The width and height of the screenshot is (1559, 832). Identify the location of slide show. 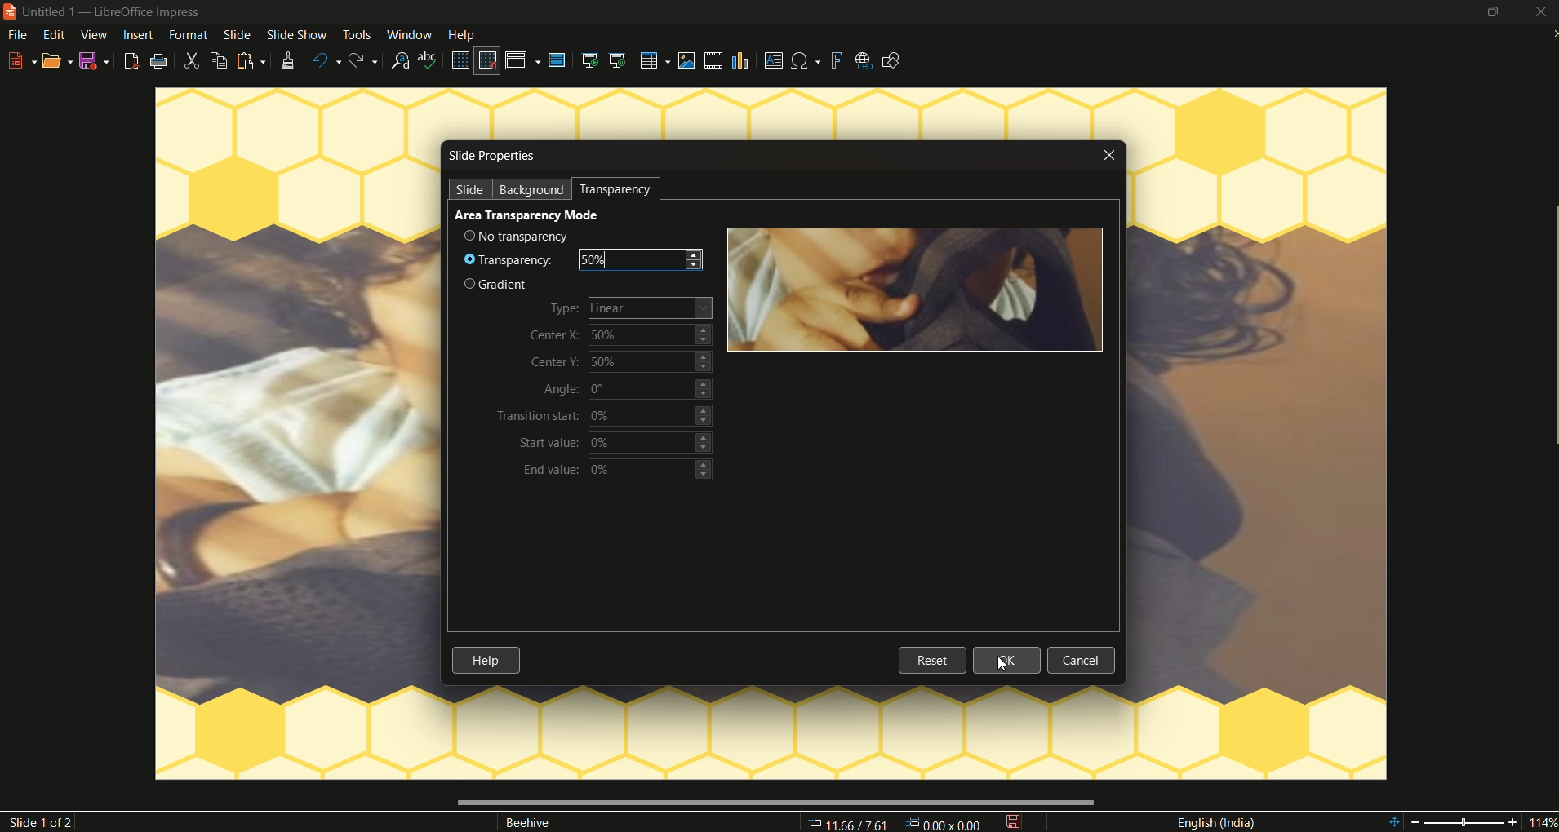
(295, 35).